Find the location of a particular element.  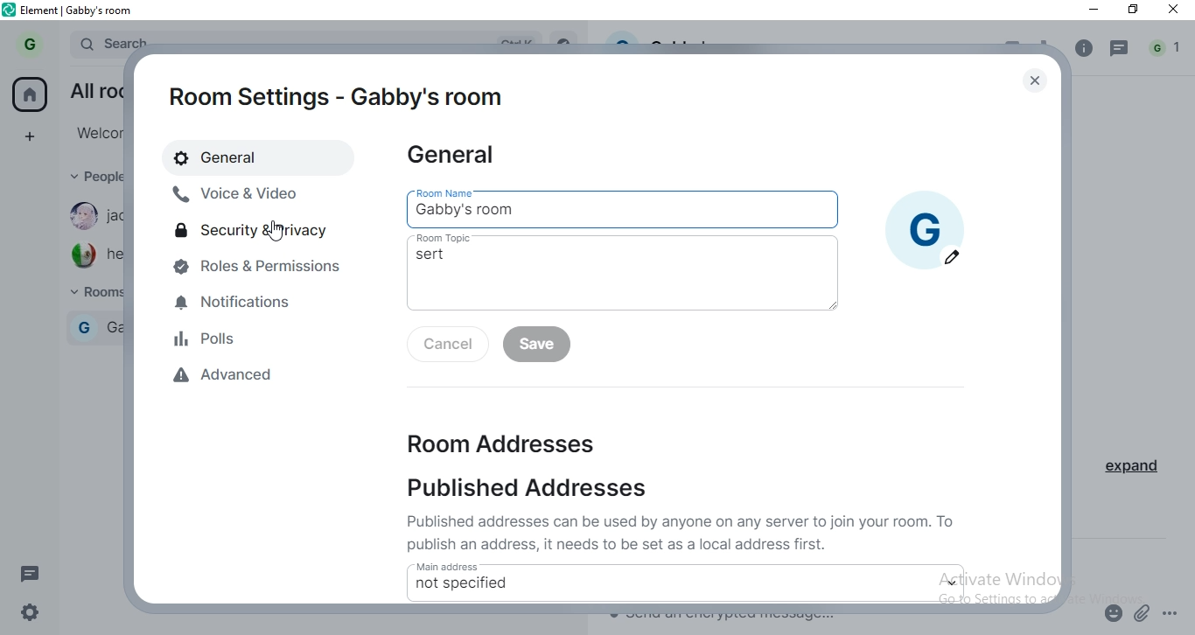

emoji is located at coordinates (1111, 617).